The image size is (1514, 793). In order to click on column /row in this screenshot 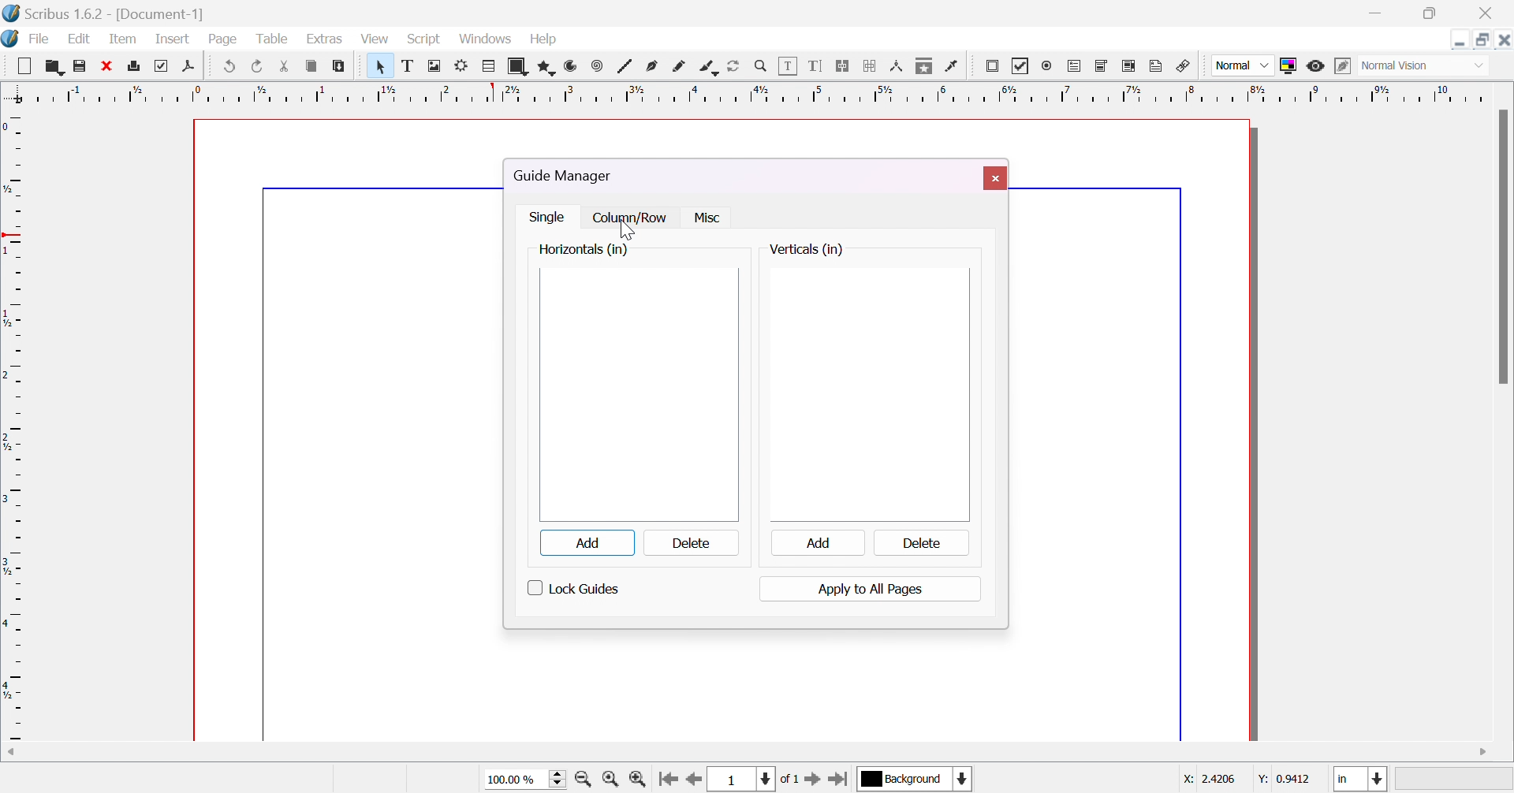, I will do `click(632, 218)`.